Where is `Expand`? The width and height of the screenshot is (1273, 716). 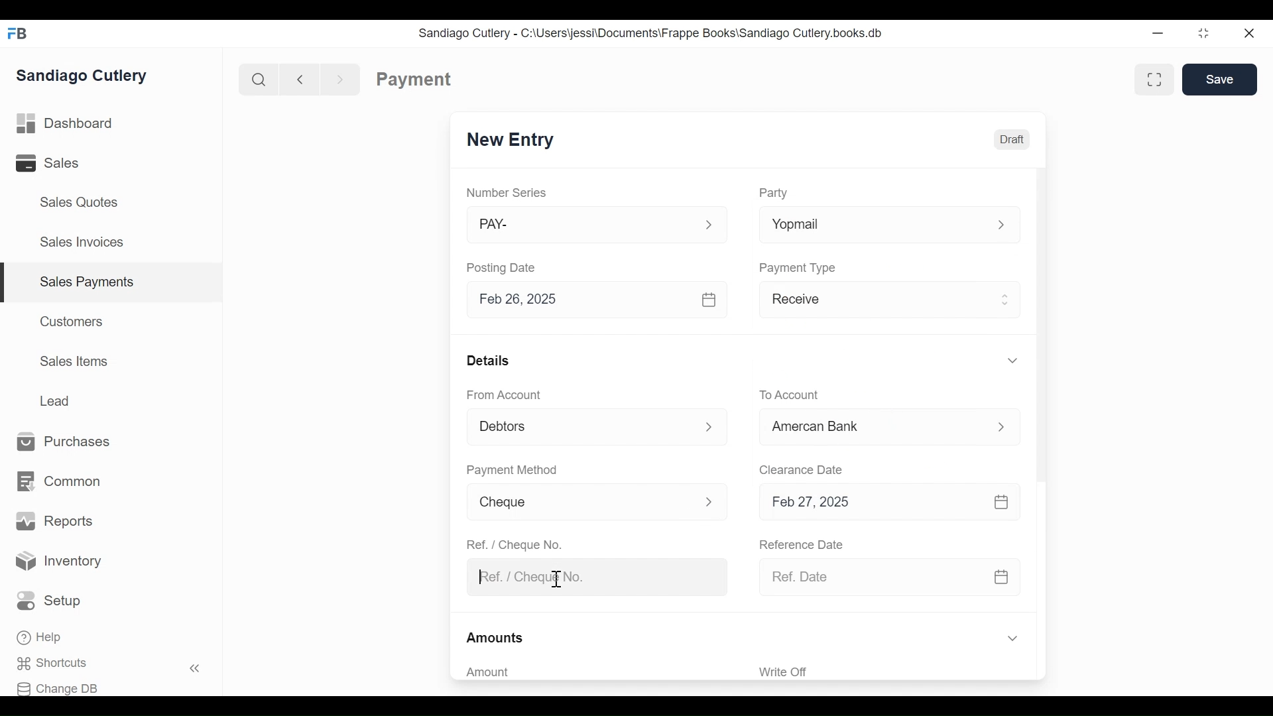 Expand is located at coordinates (712, 426).